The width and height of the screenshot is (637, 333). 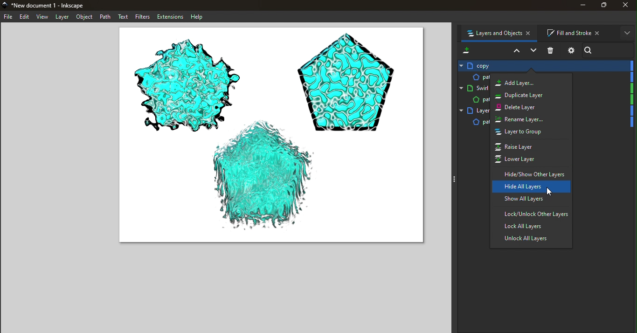 What do you see at coordinates (472, 122) in the screenshot?
I see `Layer` at bounding box center [472, 122].